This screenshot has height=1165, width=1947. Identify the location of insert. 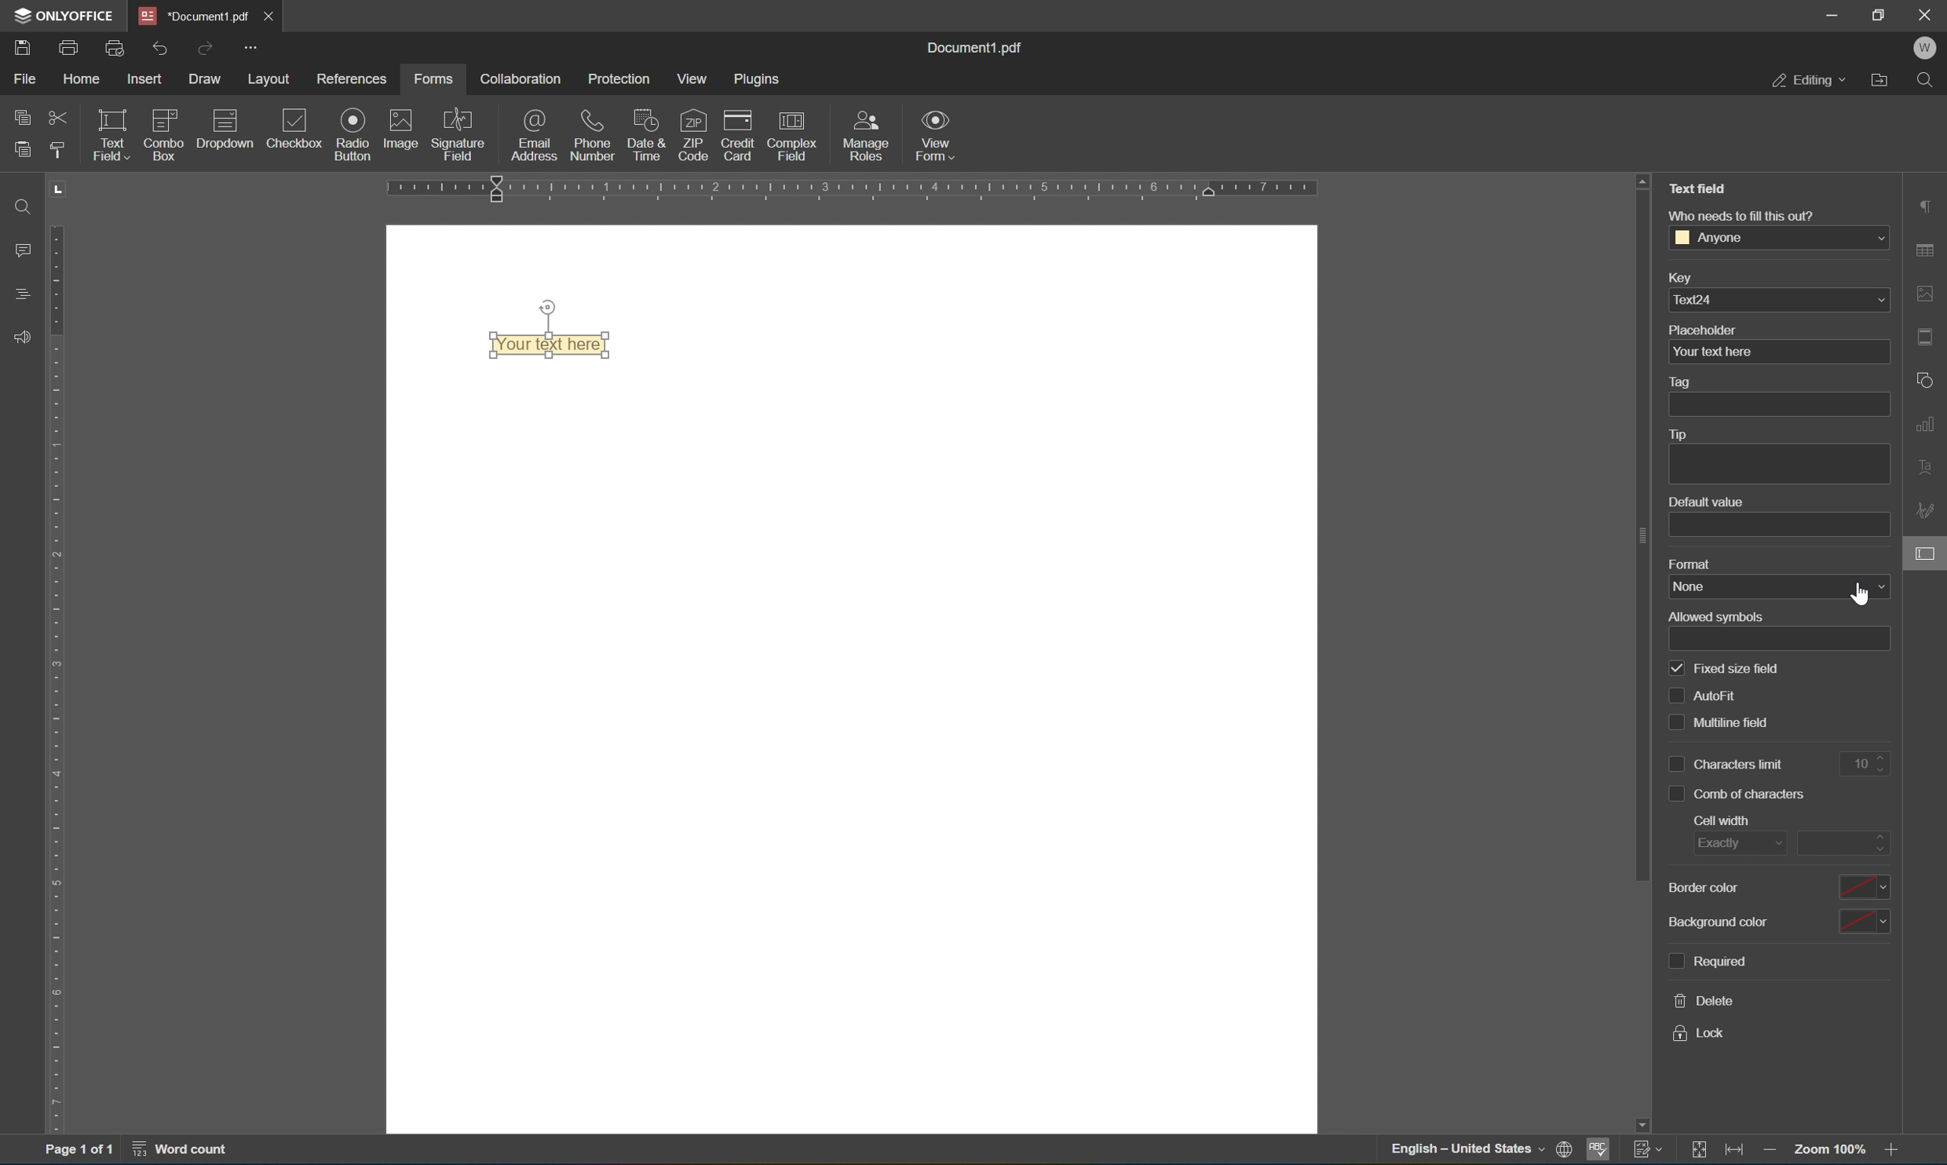
(147, 81).